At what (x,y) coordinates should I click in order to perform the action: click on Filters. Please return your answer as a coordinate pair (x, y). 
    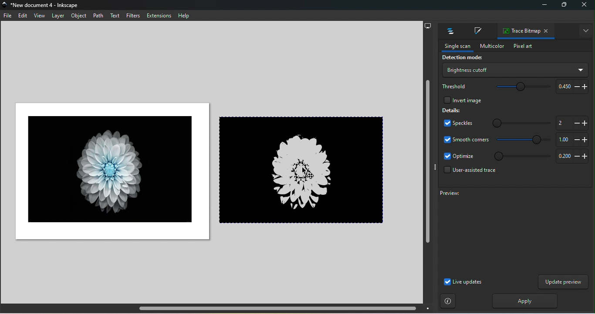
    Looking at the image, I should click on (132, 15).